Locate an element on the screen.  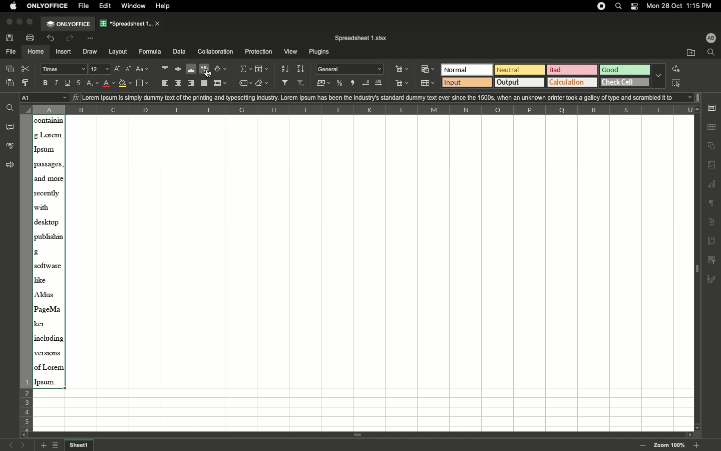
Wrapped text is located at coordinates (49, 252).